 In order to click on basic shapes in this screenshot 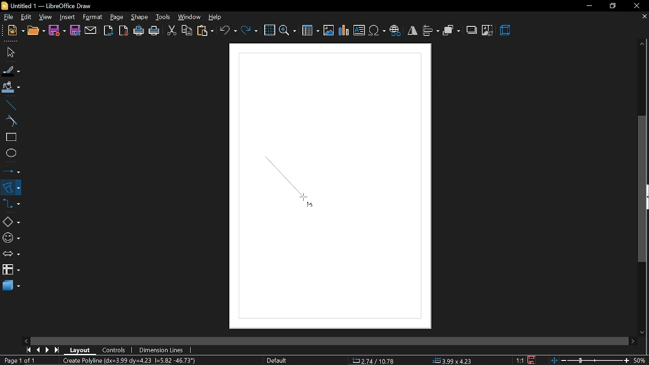, I will do `click(11, 223)`.